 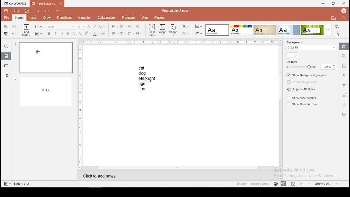 What do you see at coordinates (180, 42) in the screenshot?
I see `horizontal scale` at bounding box center [180, 42].